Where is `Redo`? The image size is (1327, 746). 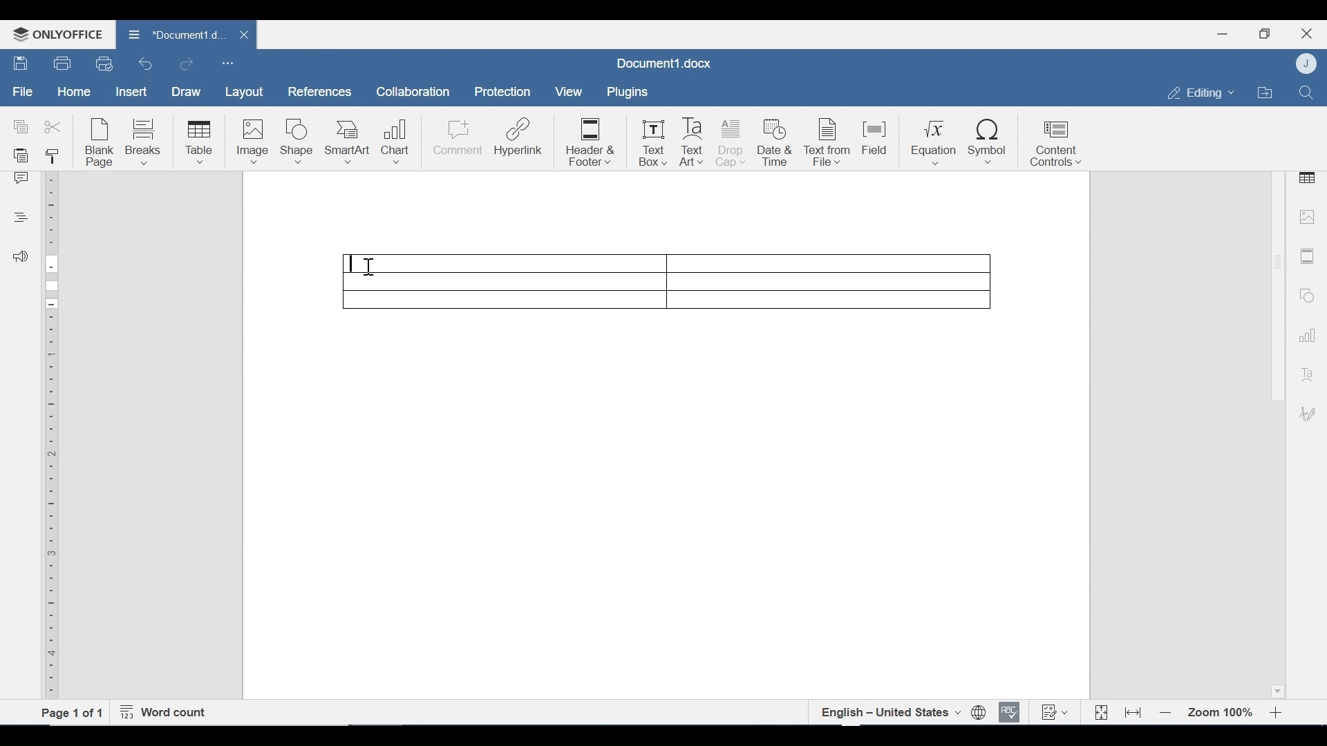
Redo is located at coordinates (186, 64).